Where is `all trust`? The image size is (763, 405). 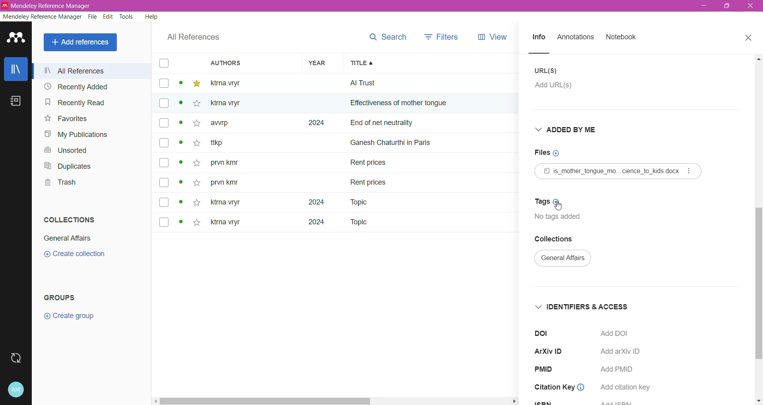
all trust is located at coordinates (405, 83).